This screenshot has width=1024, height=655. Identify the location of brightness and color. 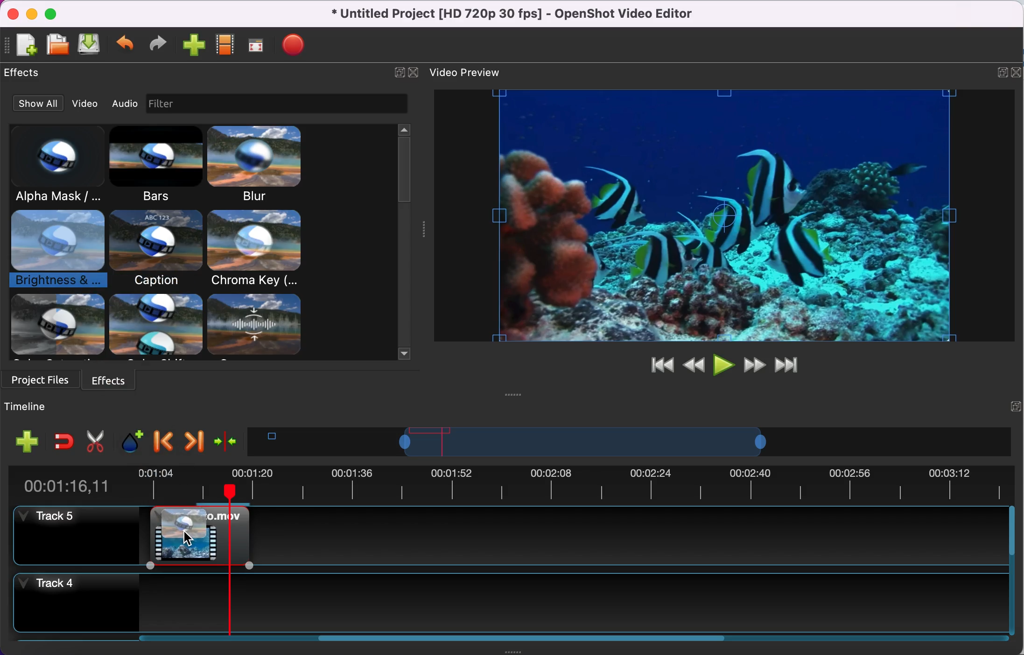
(195, 524).